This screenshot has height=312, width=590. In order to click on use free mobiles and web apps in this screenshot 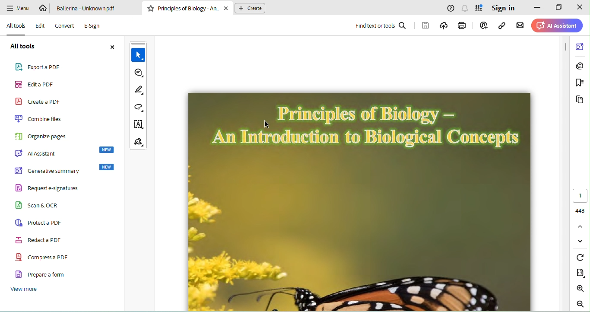, I will do `click(479, 9)`.